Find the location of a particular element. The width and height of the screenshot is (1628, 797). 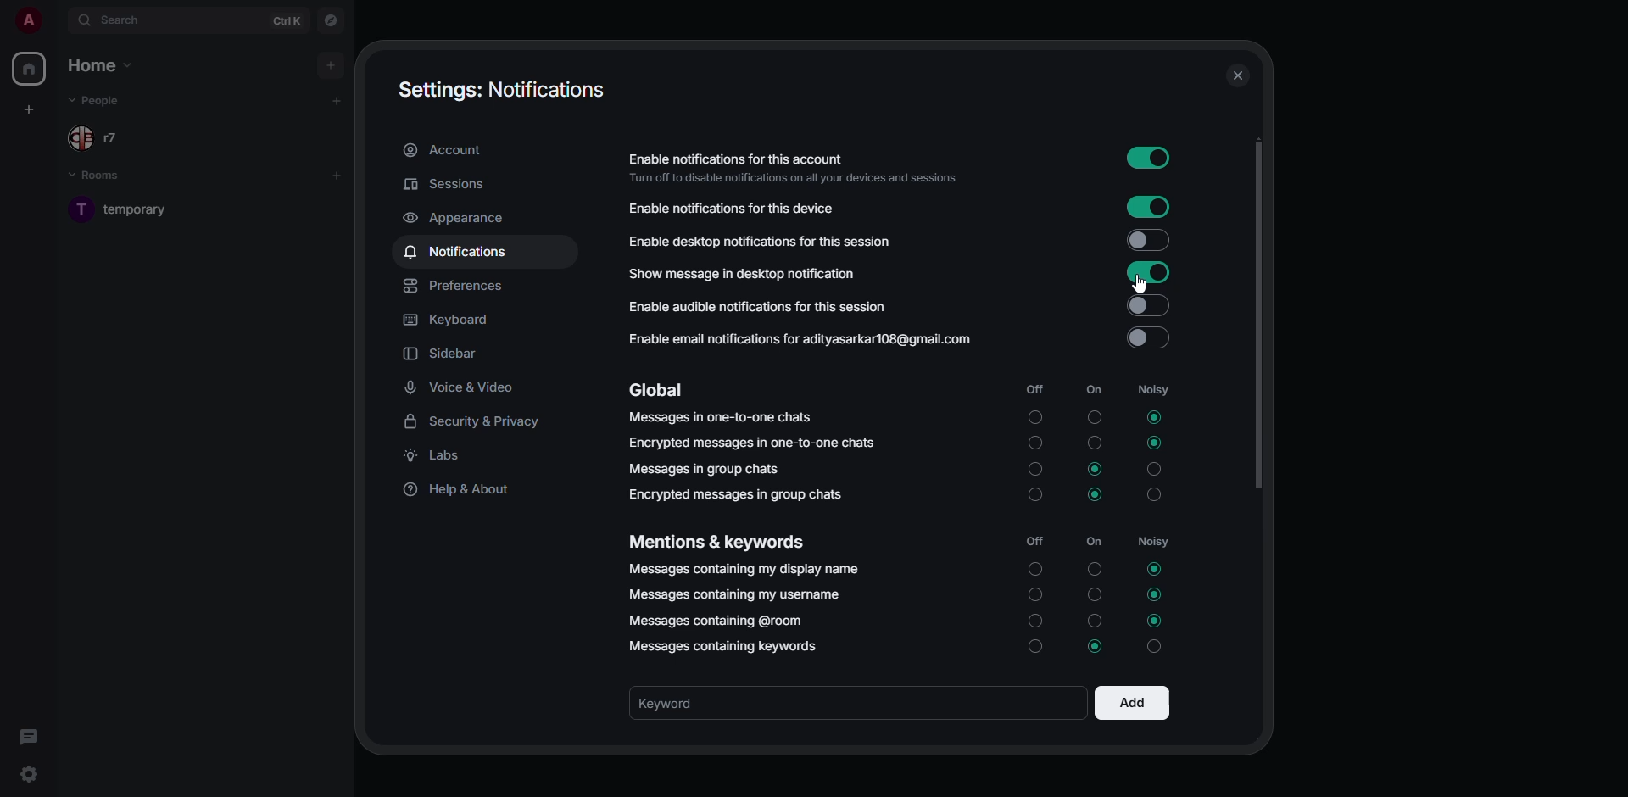

rooms is located at coordinates (105, 177).